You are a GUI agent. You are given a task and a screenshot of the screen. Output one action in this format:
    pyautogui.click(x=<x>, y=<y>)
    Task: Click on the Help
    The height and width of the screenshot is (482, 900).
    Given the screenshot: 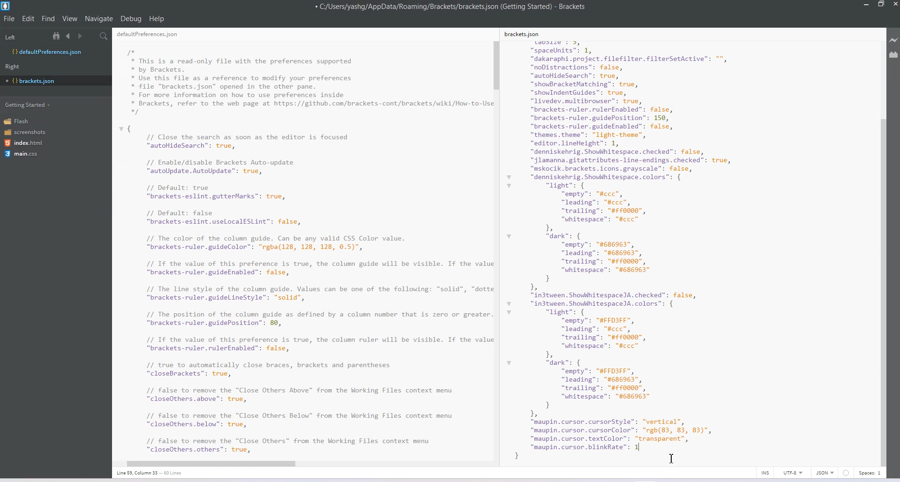 What is the action you would take?
    pyautogui.click(x=157, y=19)
    